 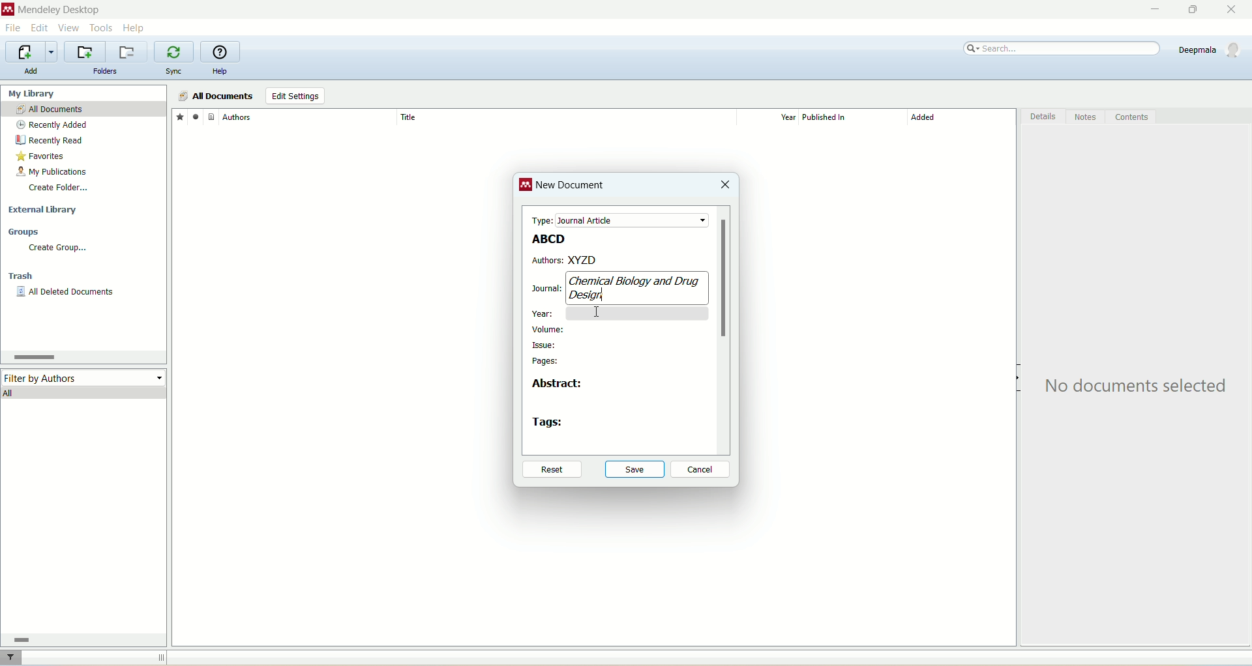 I want to click on my publication, so click(x=54, y=173).